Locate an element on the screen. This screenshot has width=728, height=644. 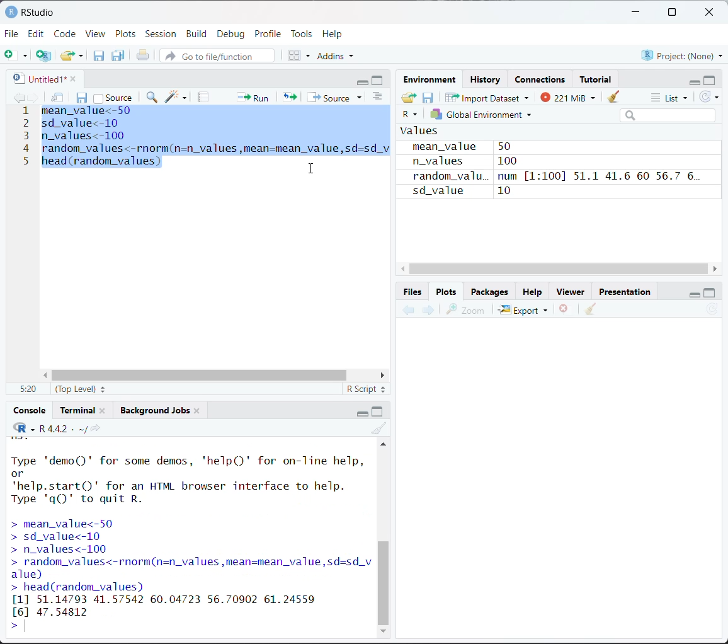
close is located at coordinates (103, 410).